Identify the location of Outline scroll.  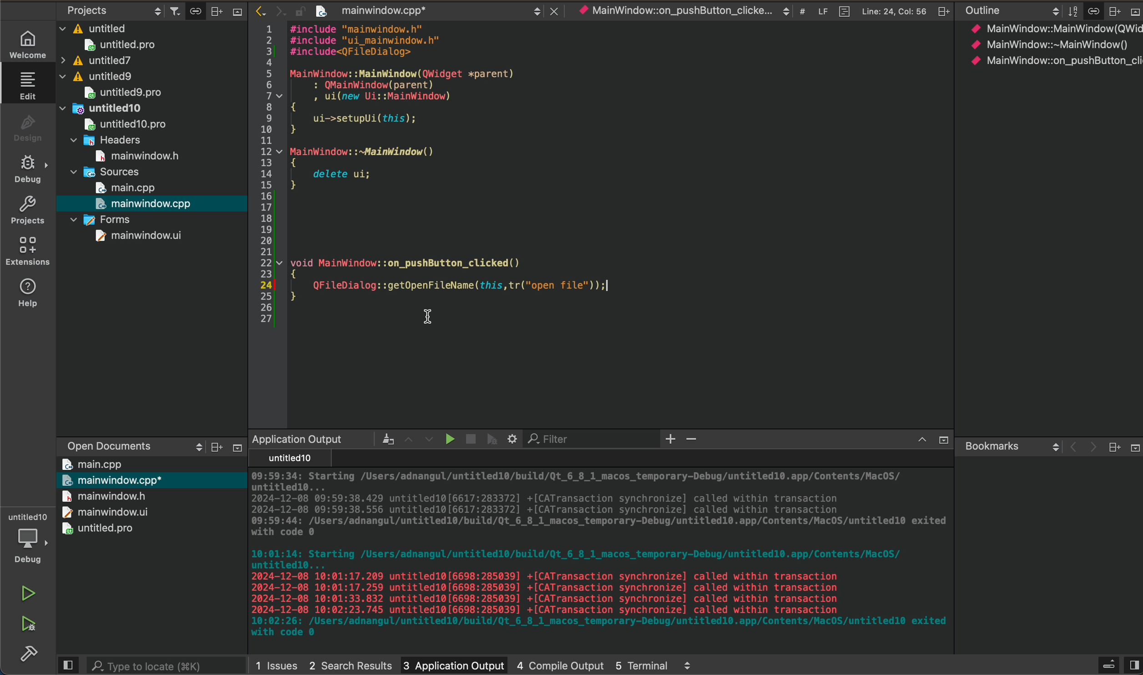
(1010, 11).